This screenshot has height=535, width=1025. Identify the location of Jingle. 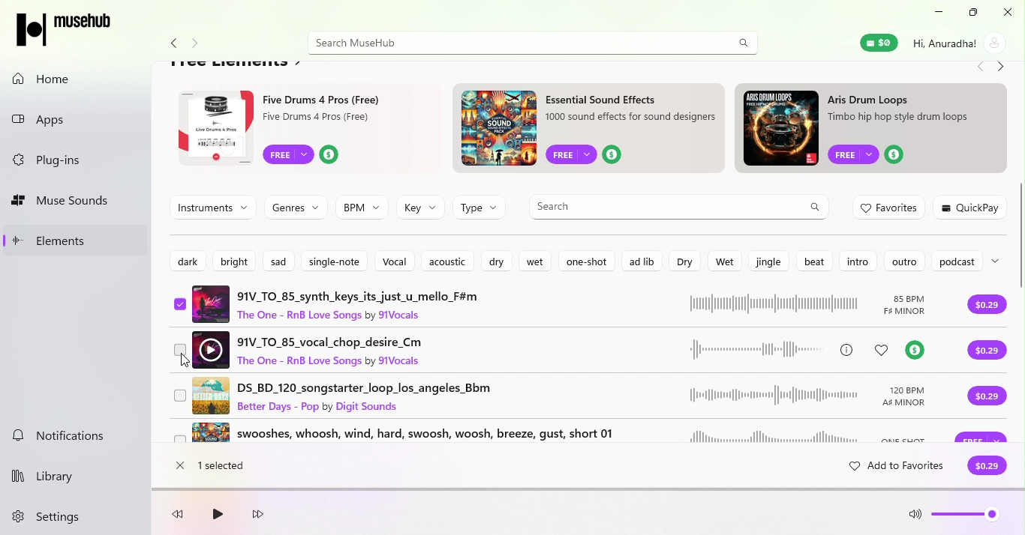
(767, 261).